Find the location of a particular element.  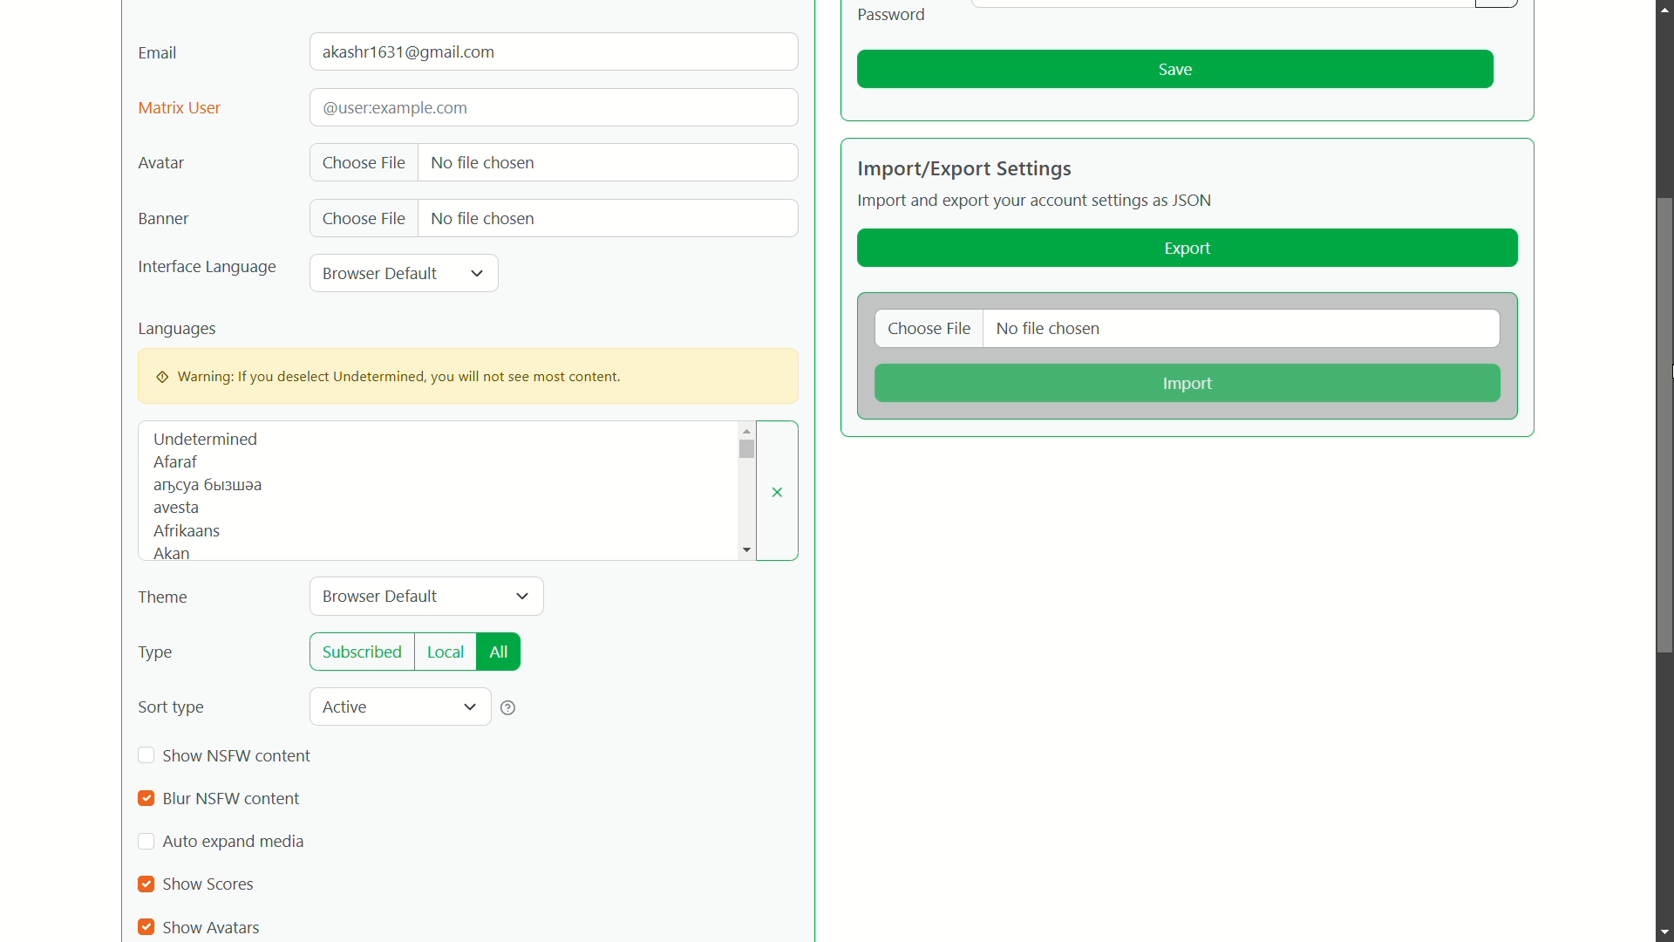

browser default is located at coordinates (383, 596).